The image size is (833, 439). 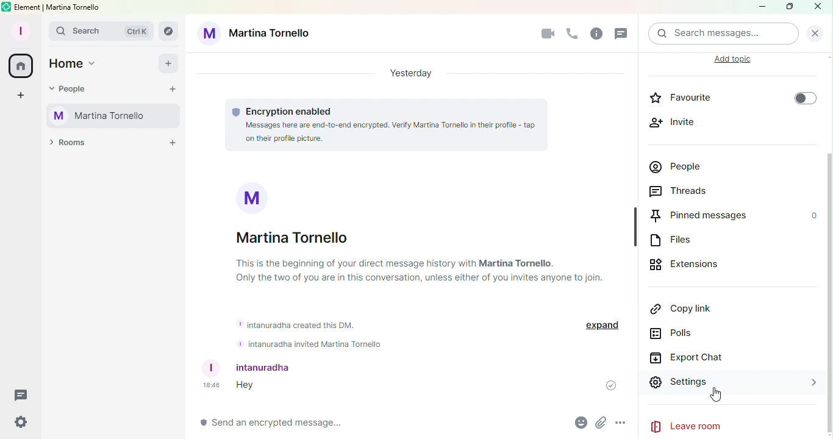 I want to click on Polls, so click(x=721, y=334).